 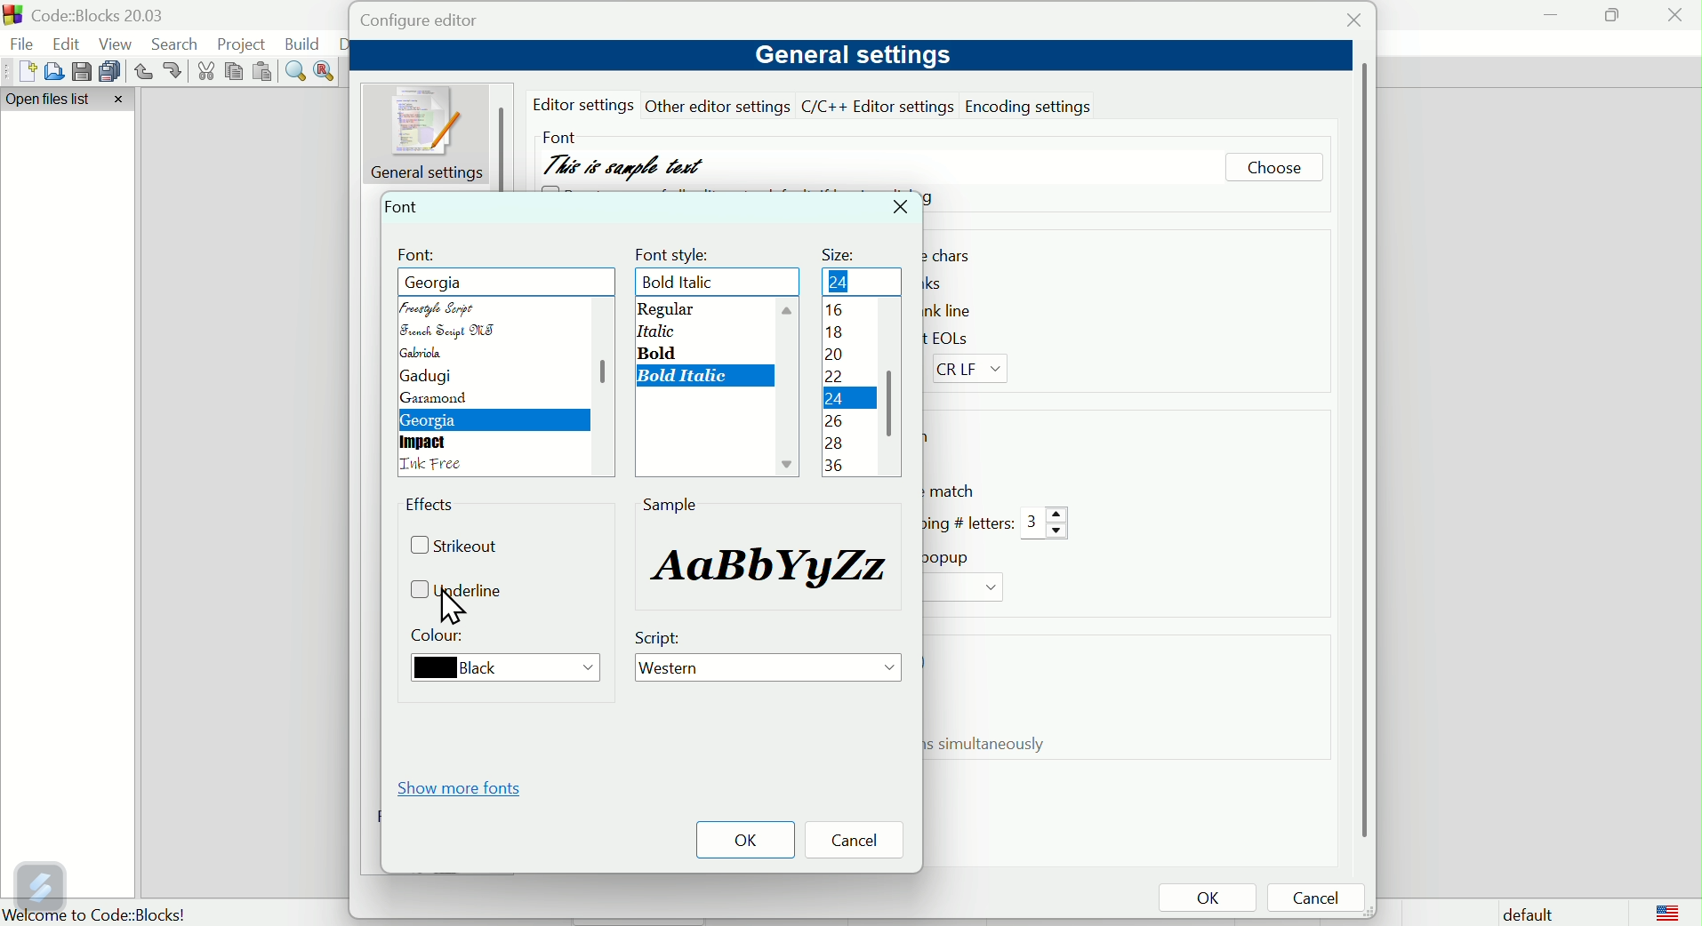 I want to click on Close, so click(x=1349, y=24).